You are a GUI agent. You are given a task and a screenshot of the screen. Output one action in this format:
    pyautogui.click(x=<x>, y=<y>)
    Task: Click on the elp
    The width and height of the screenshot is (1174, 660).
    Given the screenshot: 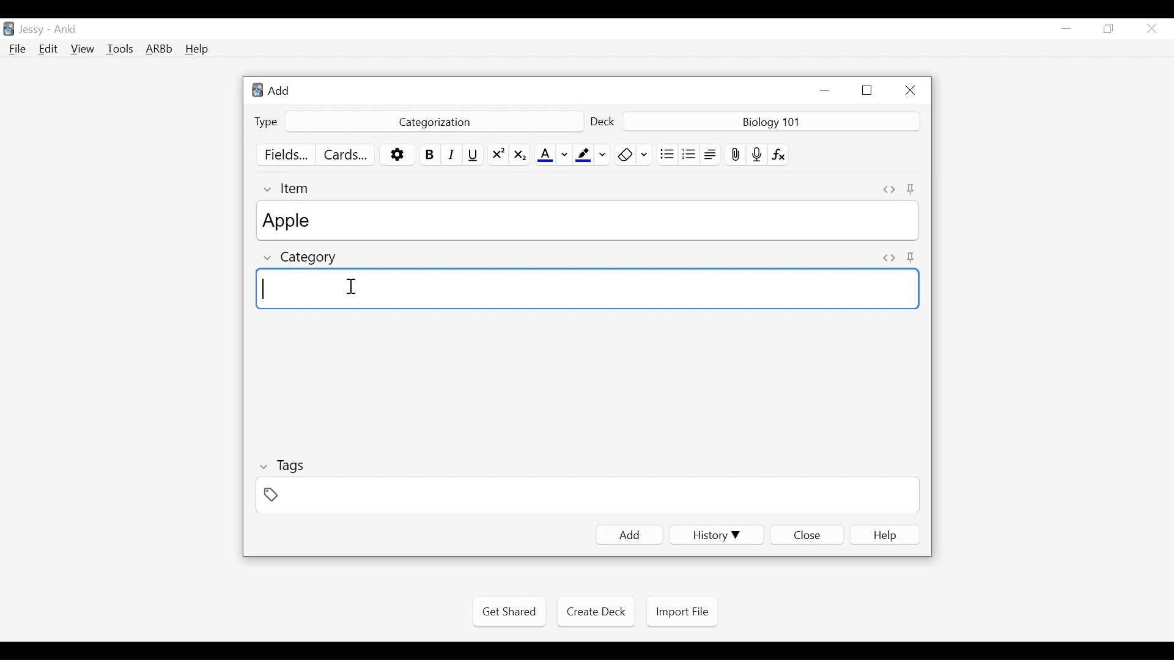 What is the action you would take?
    pyautogui.click(x=886, y=535)
    